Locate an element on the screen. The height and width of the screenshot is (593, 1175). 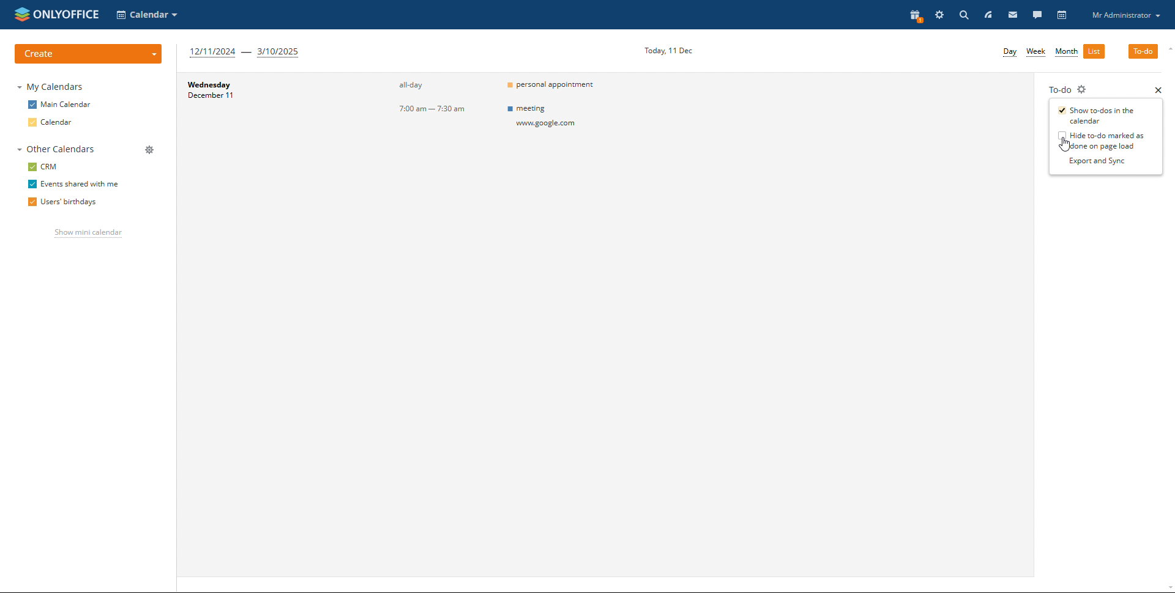
week view is located at coordinates (1036, 53).